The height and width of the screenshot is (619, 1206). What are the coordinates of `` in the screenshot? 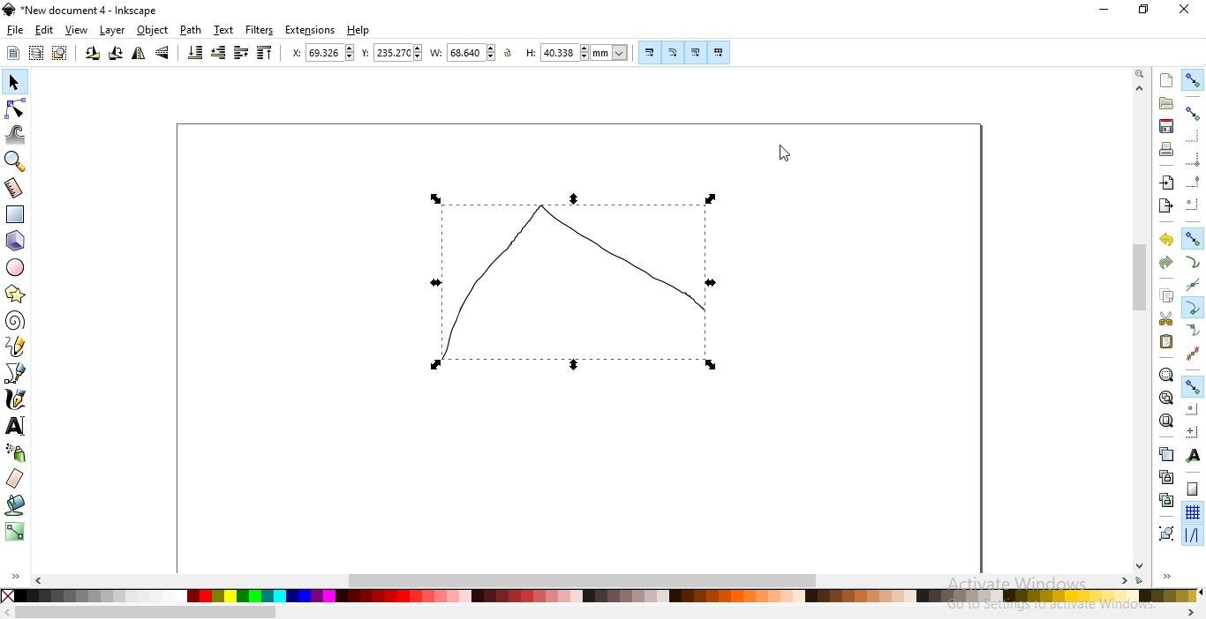 It's located at (1193, 159).